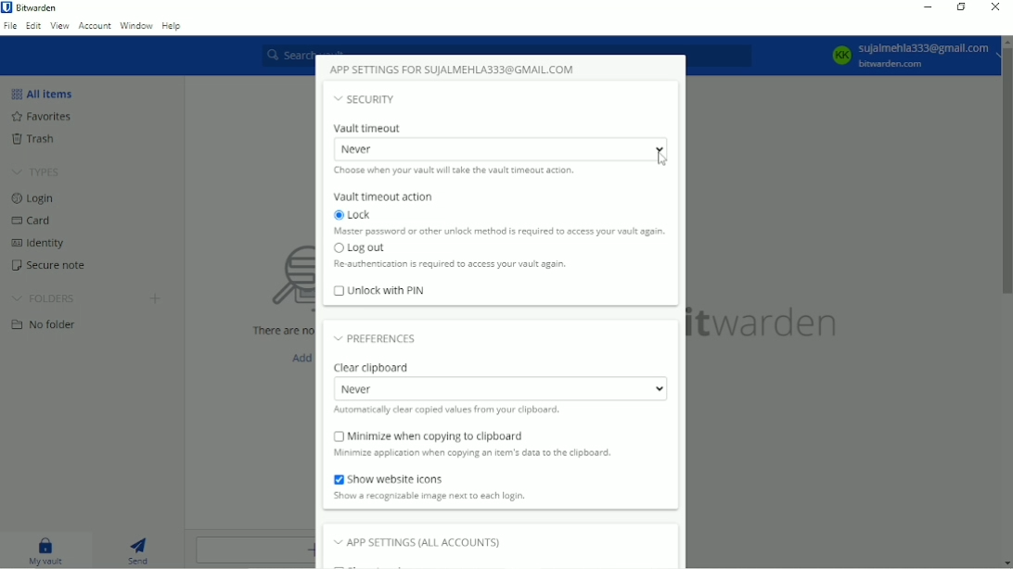  I want to click on KK sujalmehla333@gmail.com     bitwarden.com, so click(909, 56).